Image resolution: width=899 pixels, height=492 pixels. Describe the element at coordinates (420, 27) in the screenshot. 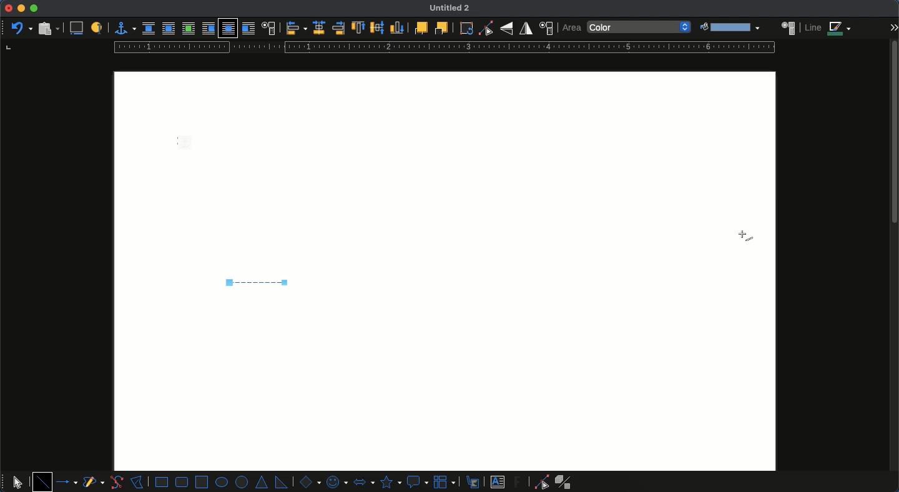

I see `front one` at that location.